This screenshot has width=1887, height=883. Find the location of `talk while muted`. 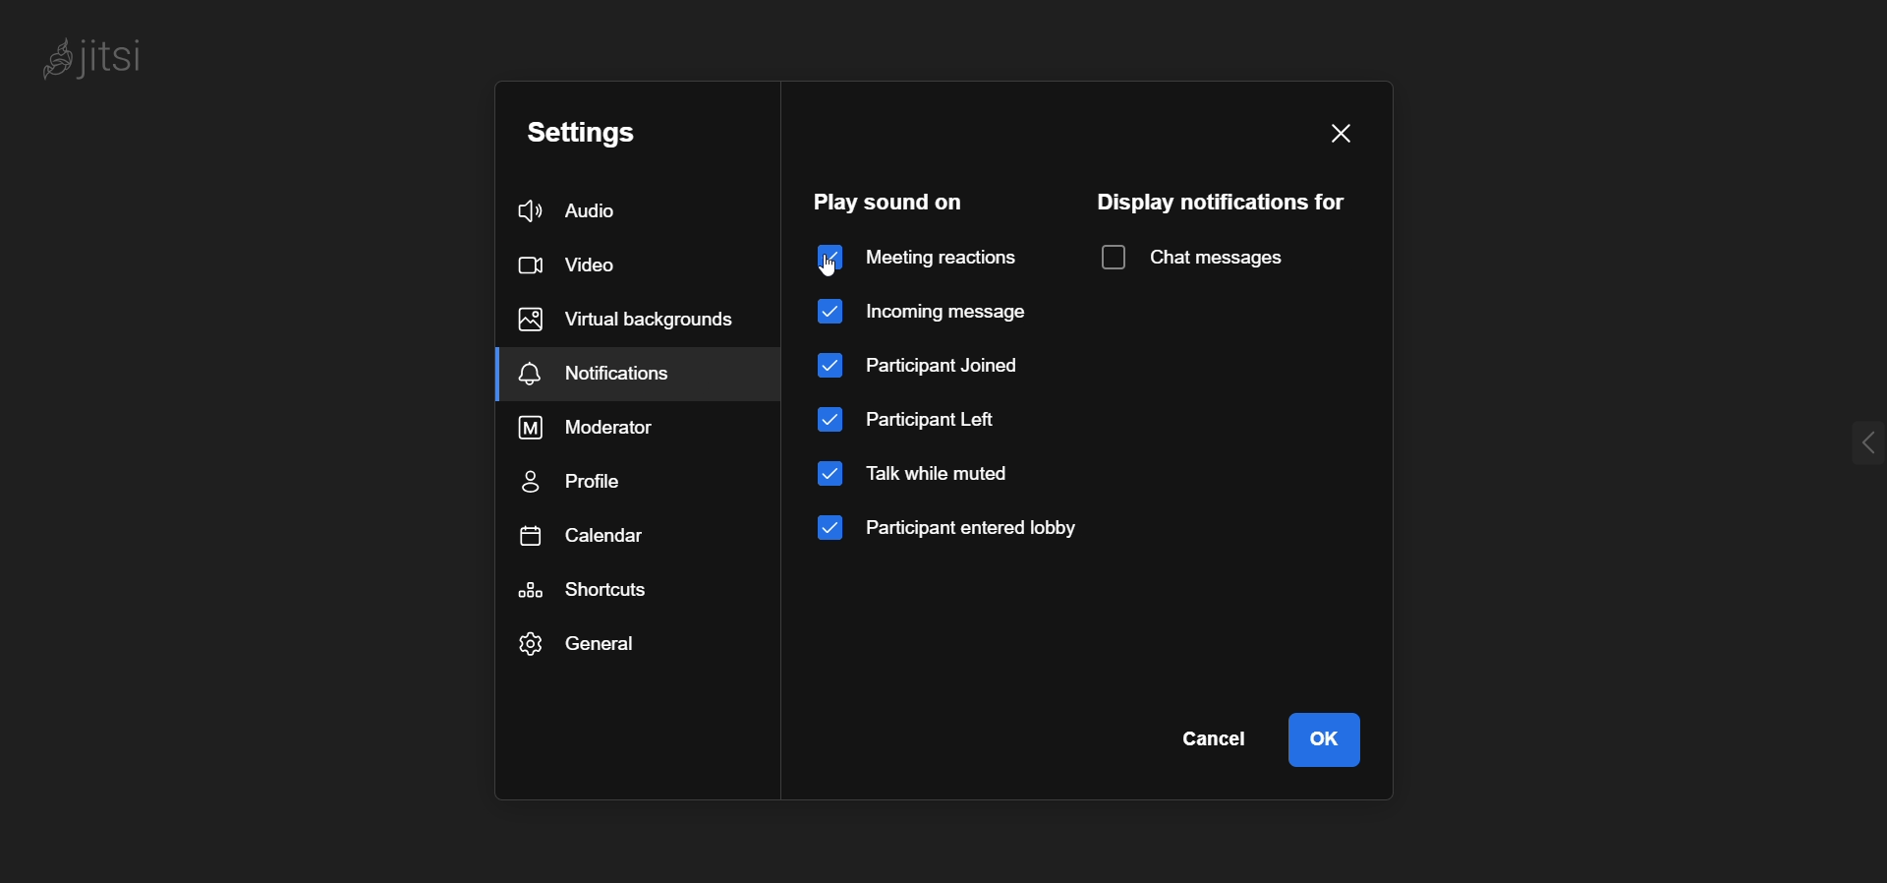

talk while muted is located at coordinates (922, 476).